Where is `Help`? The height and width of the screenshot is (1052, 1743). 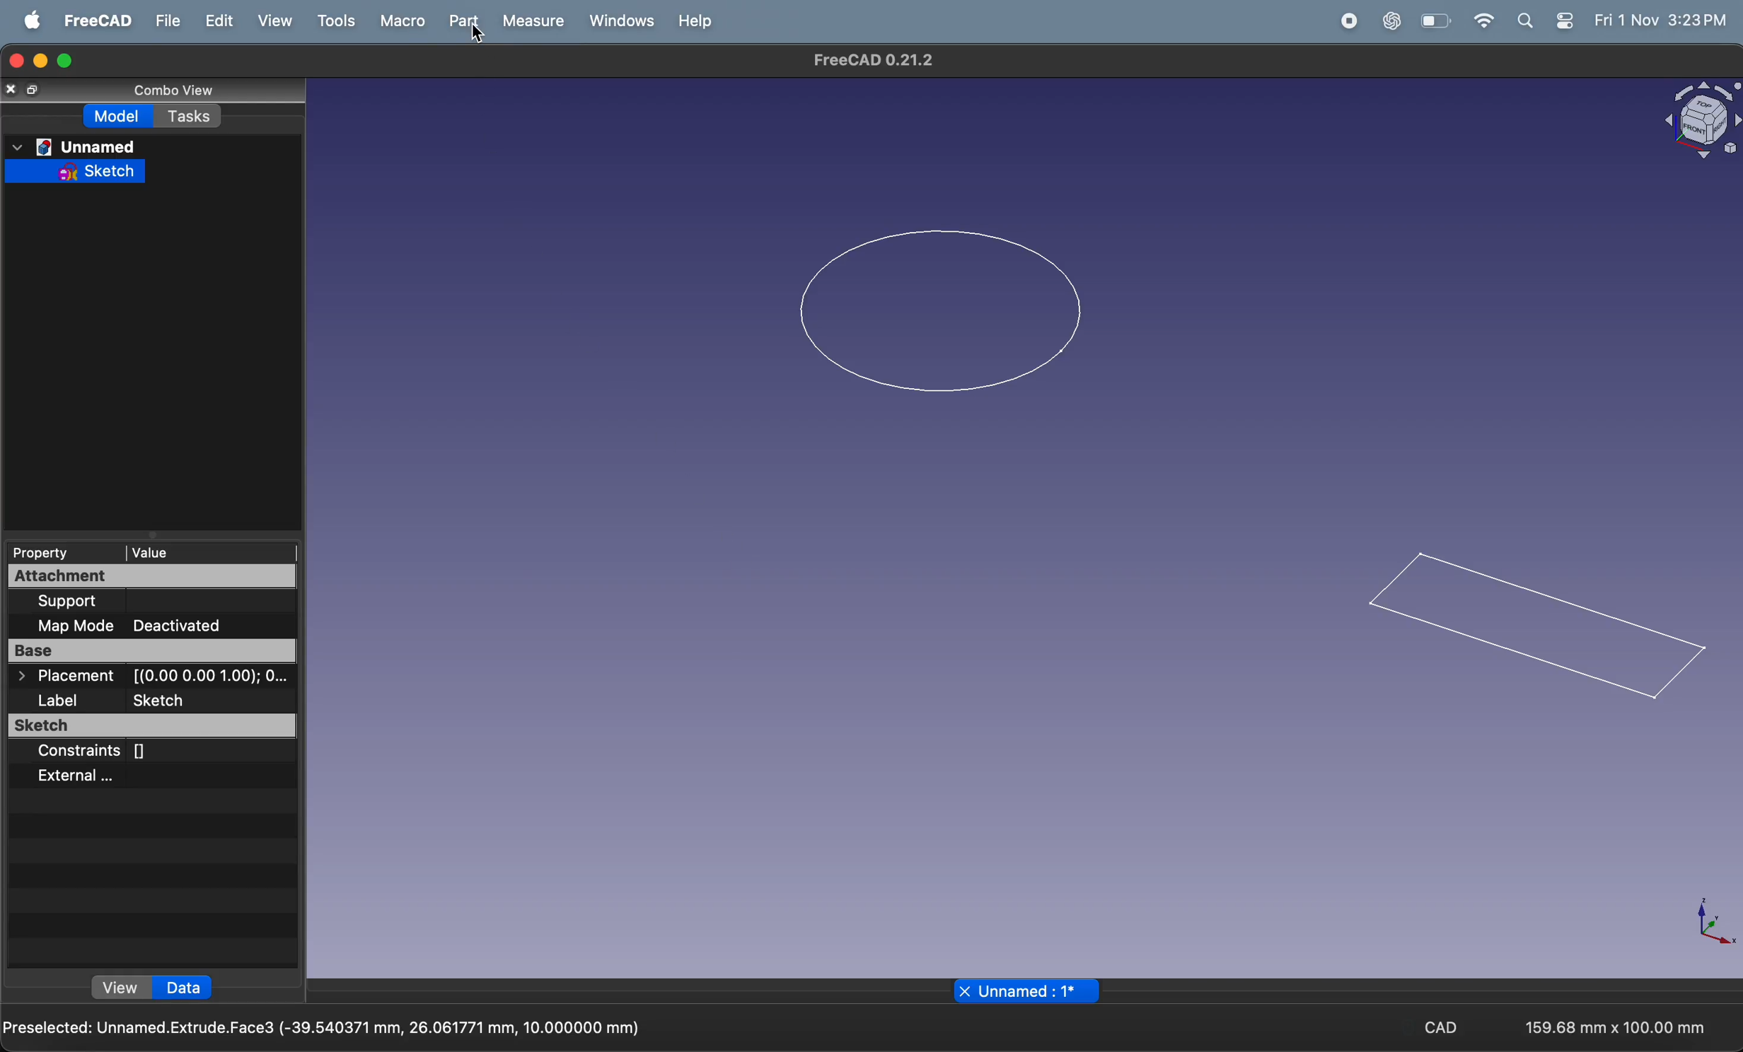 Help is located at coordinates (699, 21).